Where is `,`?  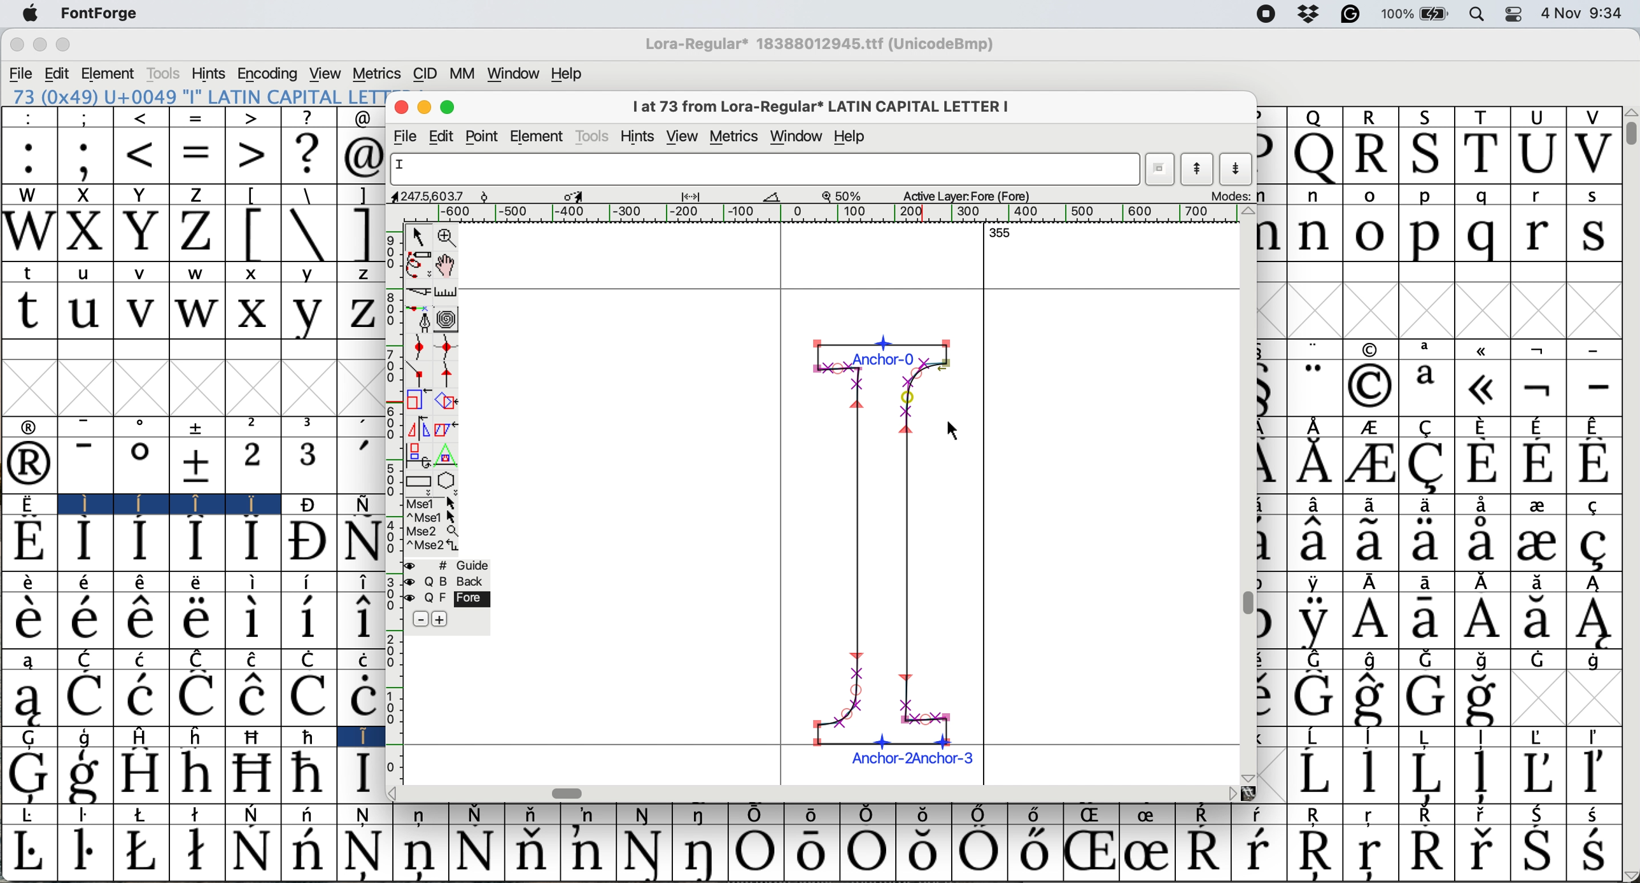 , is located at coordinates (364, 428).